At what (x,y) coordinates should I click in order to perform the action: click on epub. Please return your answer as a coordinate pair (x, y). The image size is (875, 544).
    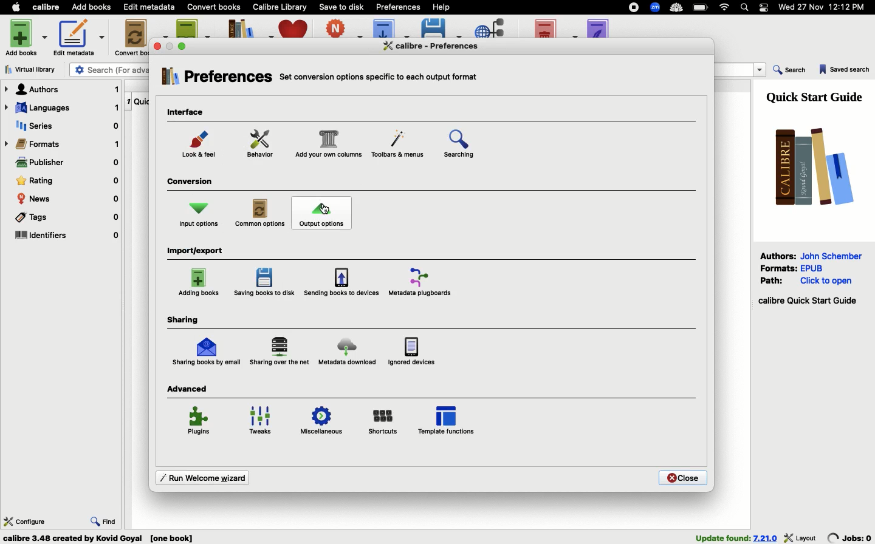
    Looking at the image, I should click on (812, 268).